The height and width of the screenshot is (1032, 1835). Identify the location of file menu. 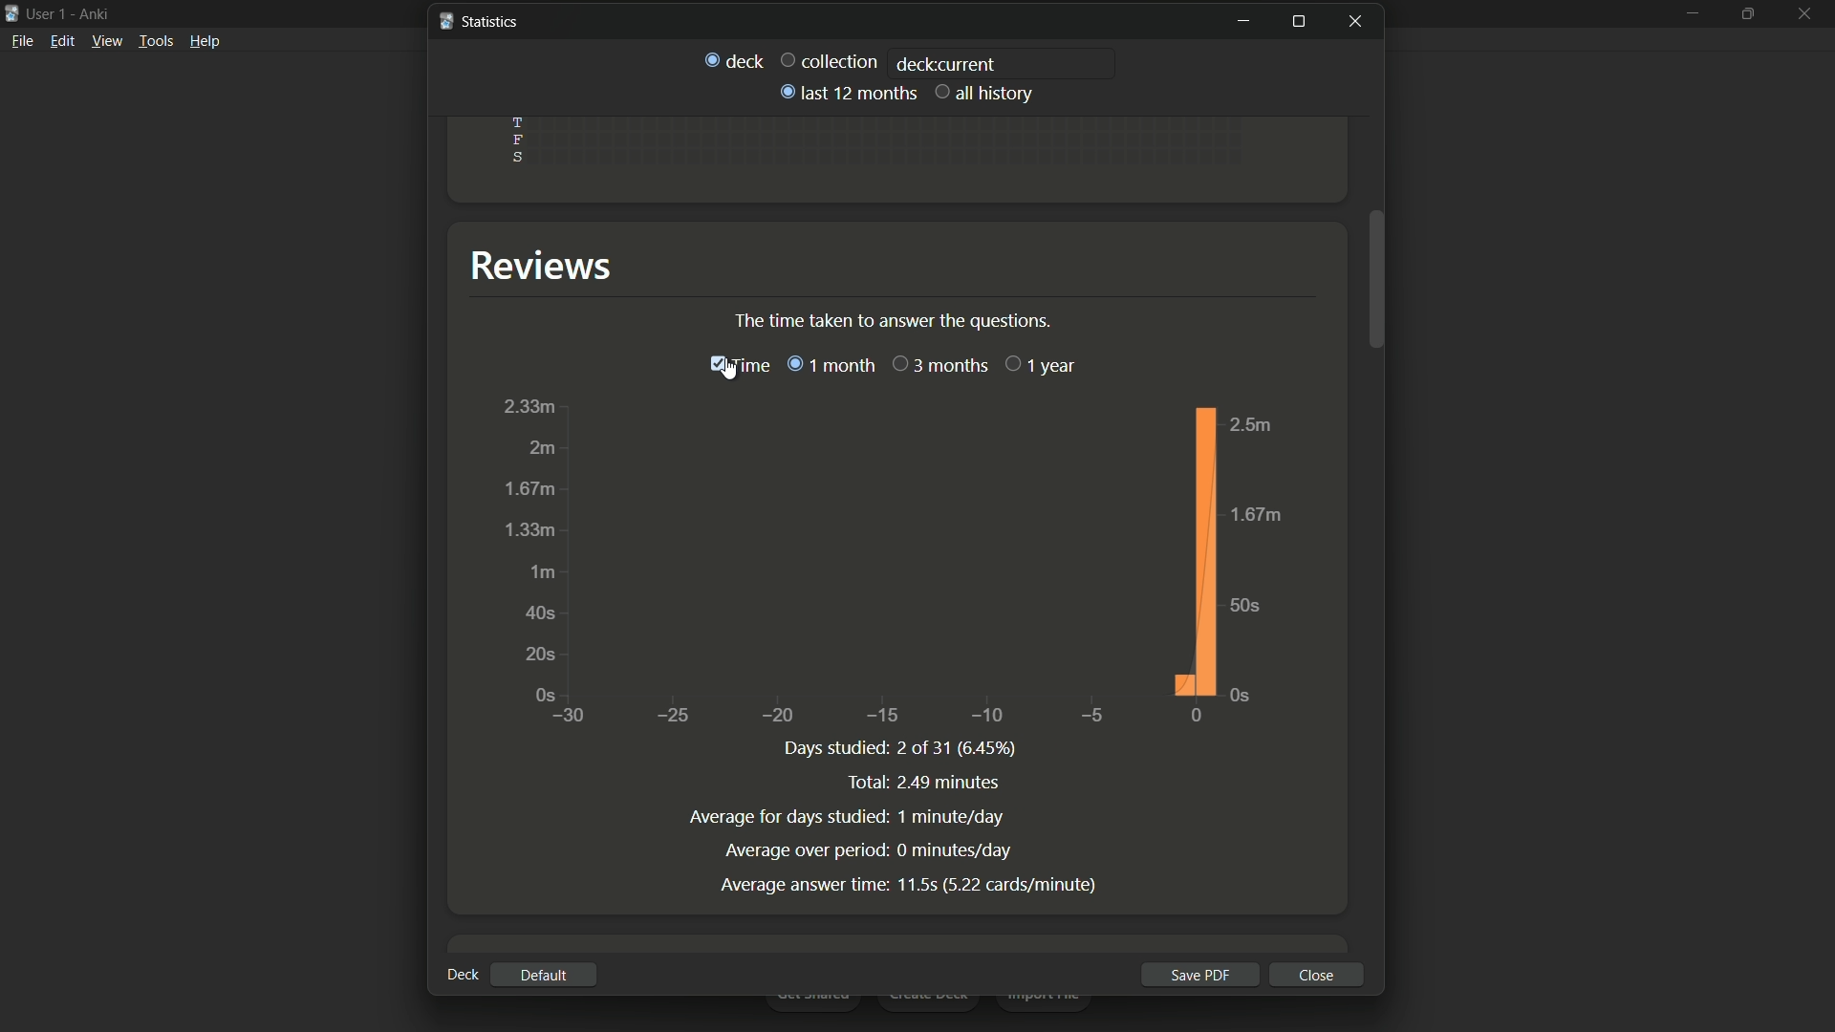
(23, 40).